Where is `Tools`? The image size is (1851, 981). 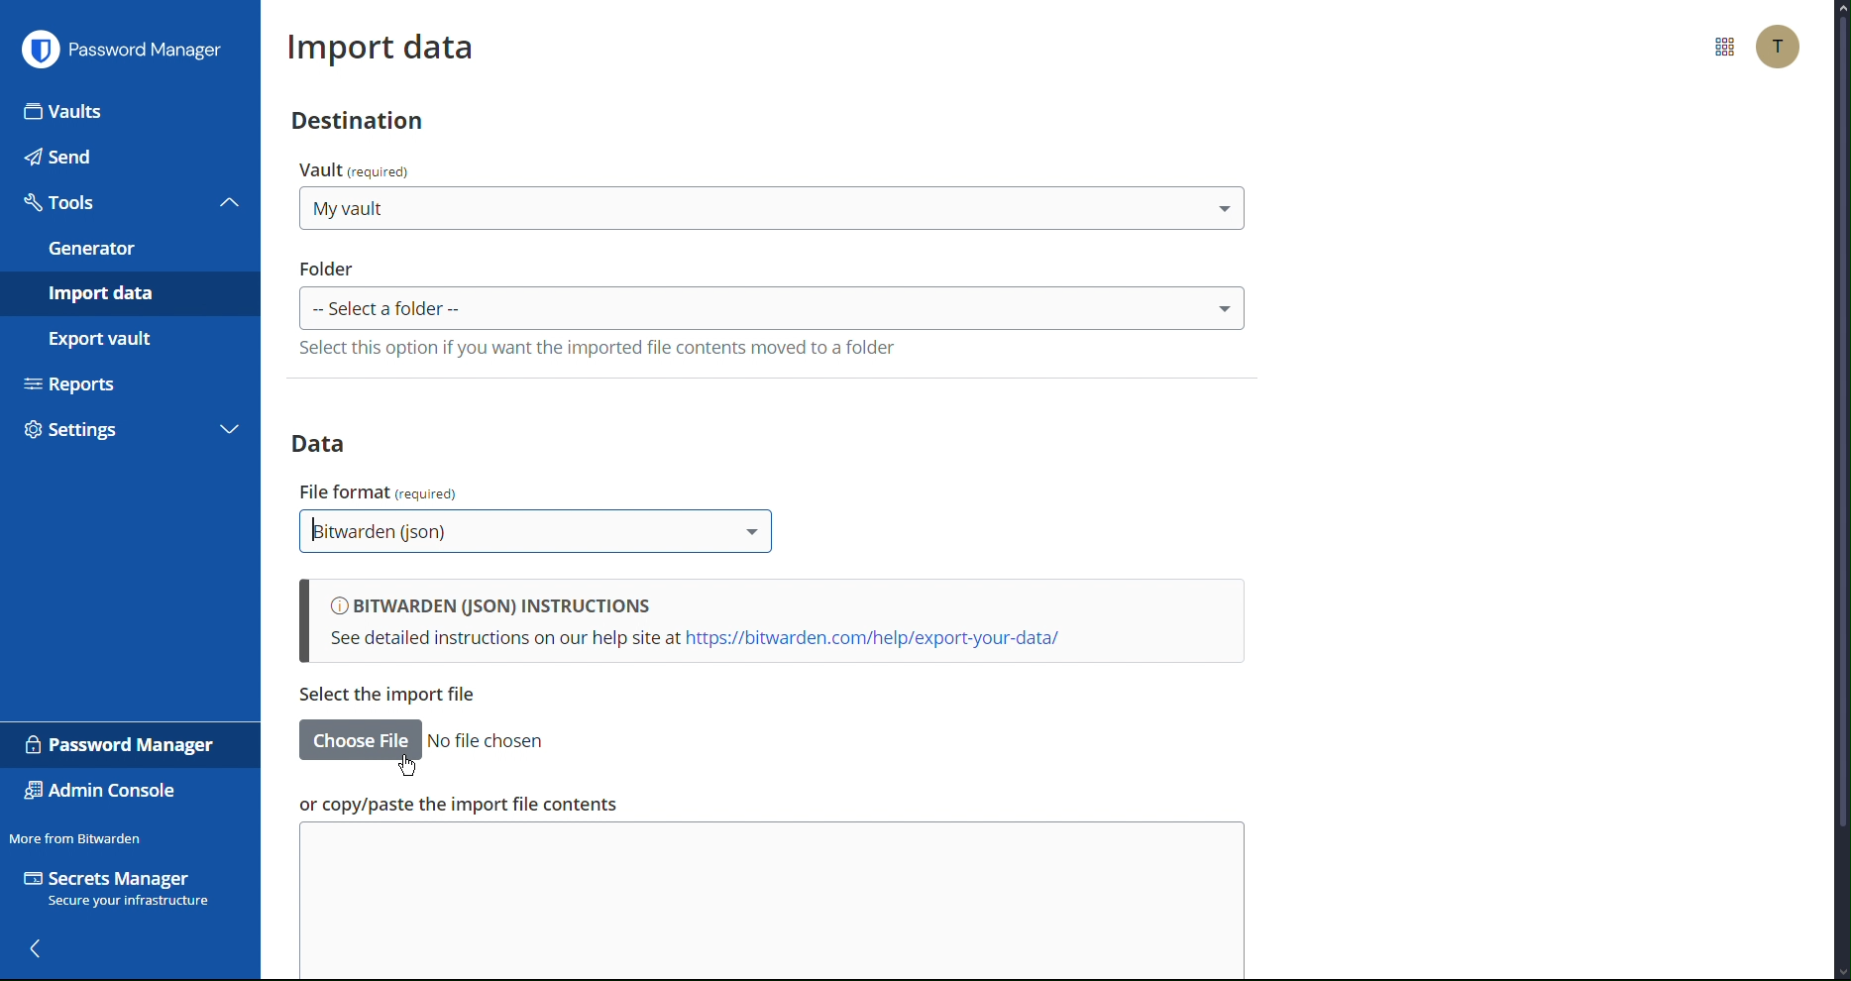 Tools is located at coordinates (105, 202).